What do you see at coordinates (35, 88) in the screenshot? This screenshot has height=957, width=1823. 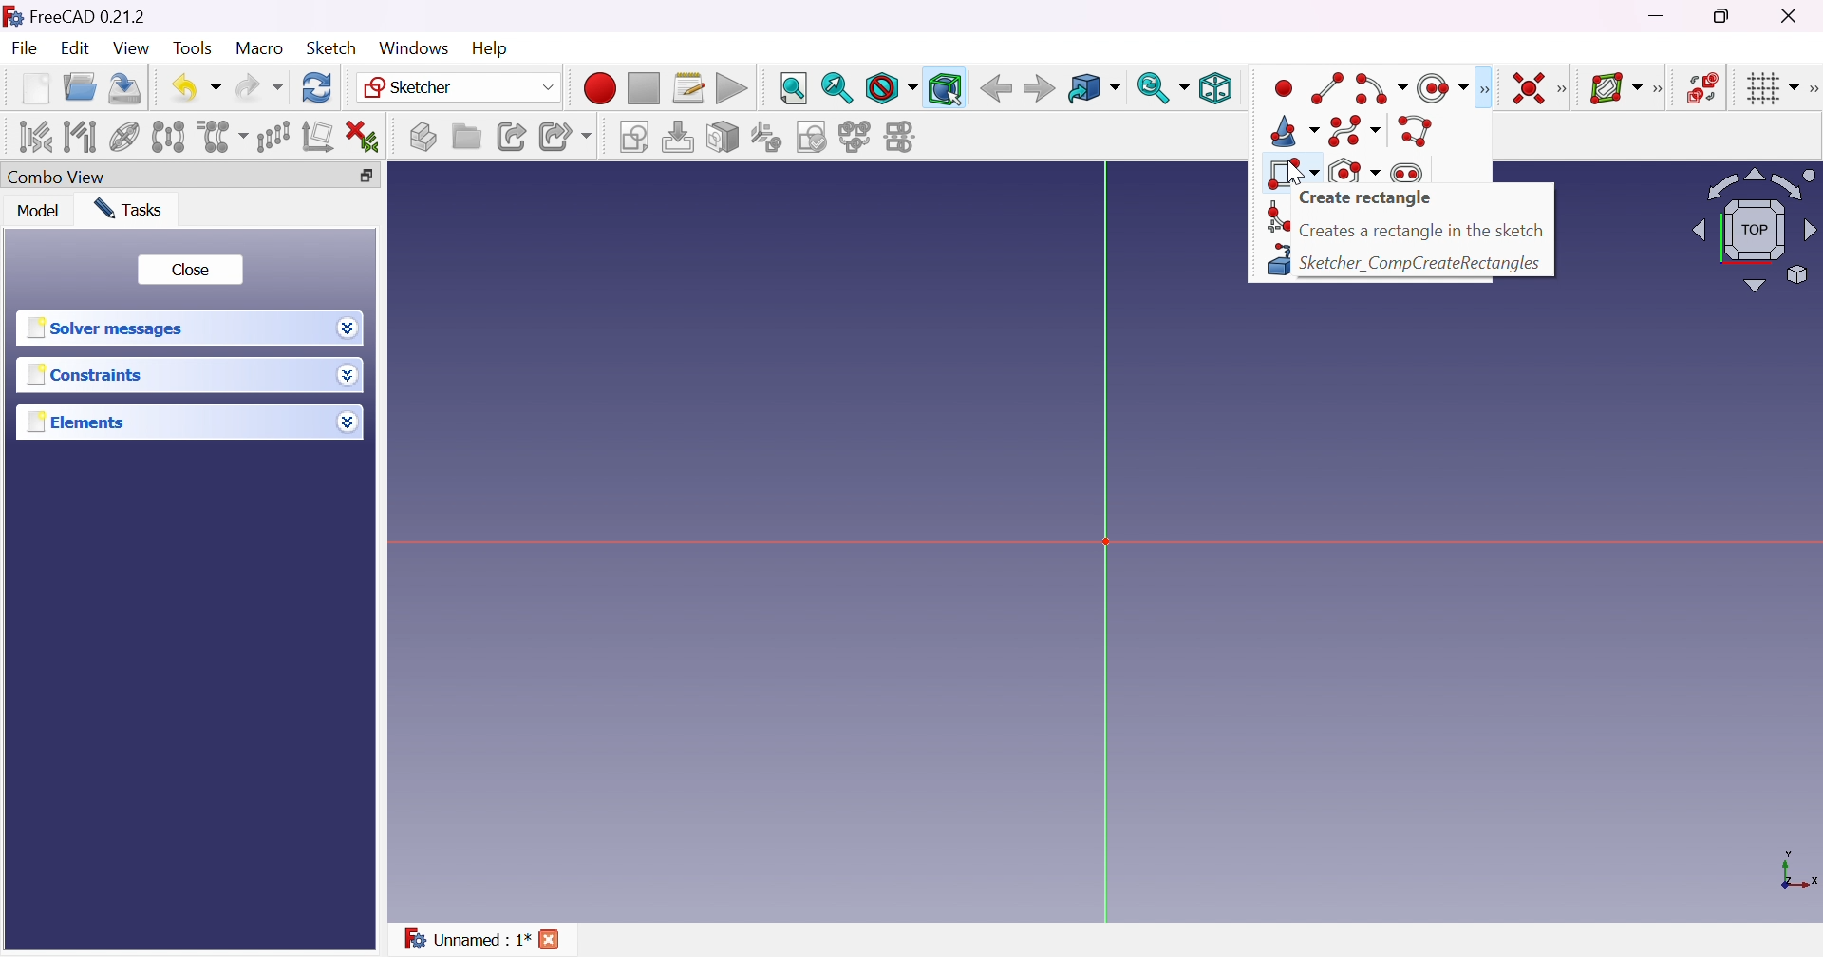 I see `New` at bounding box center [35, 88].